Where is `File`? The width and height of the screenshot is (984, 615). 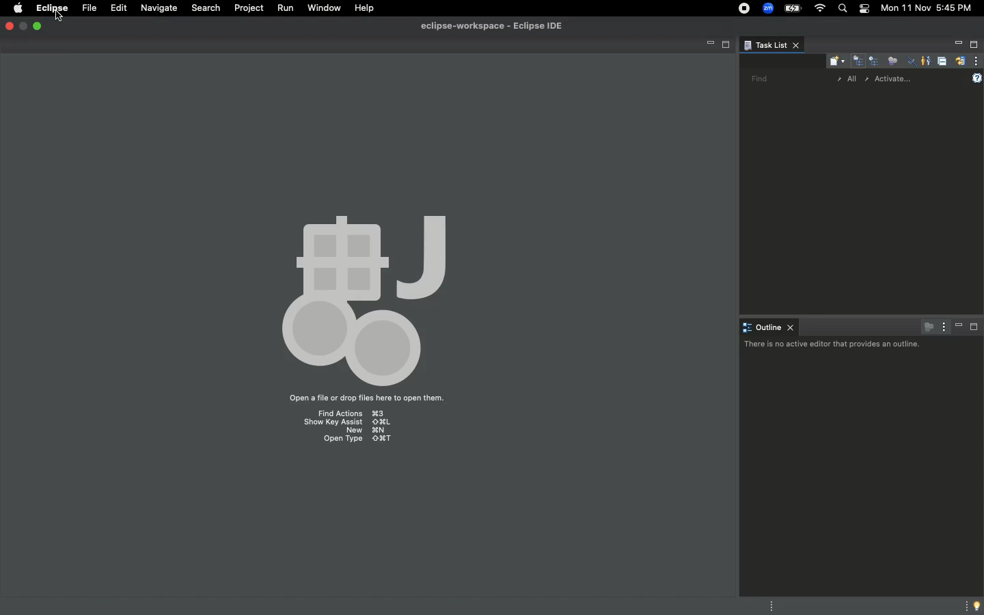 File is located at coordinates (88, 8).